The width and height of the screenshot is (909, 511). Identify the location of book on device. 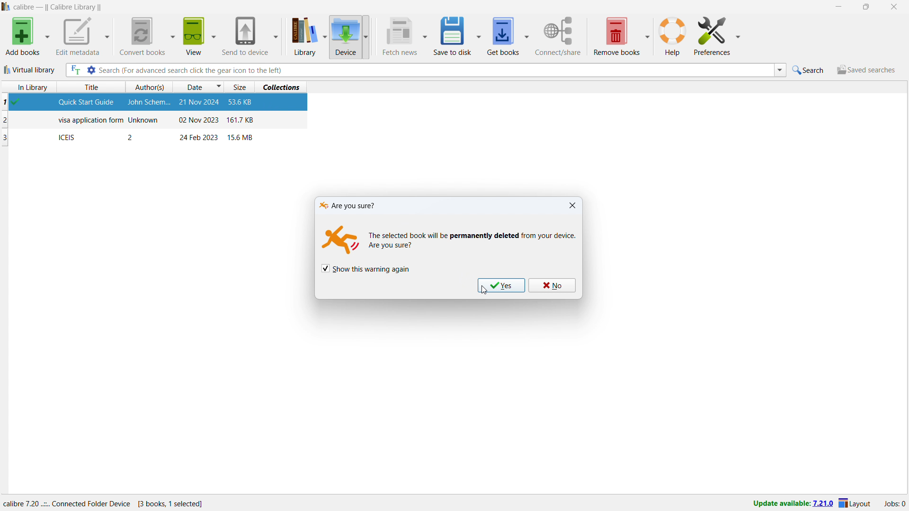
(155, 137).